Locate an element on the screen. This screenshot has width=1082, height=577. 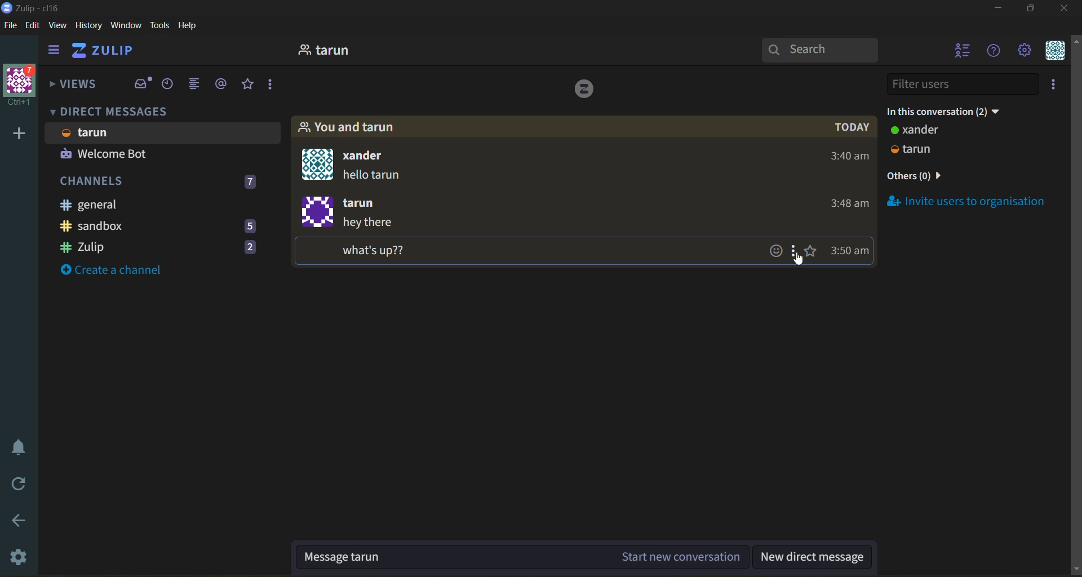
starred messages is located at coordinates (249, 85).